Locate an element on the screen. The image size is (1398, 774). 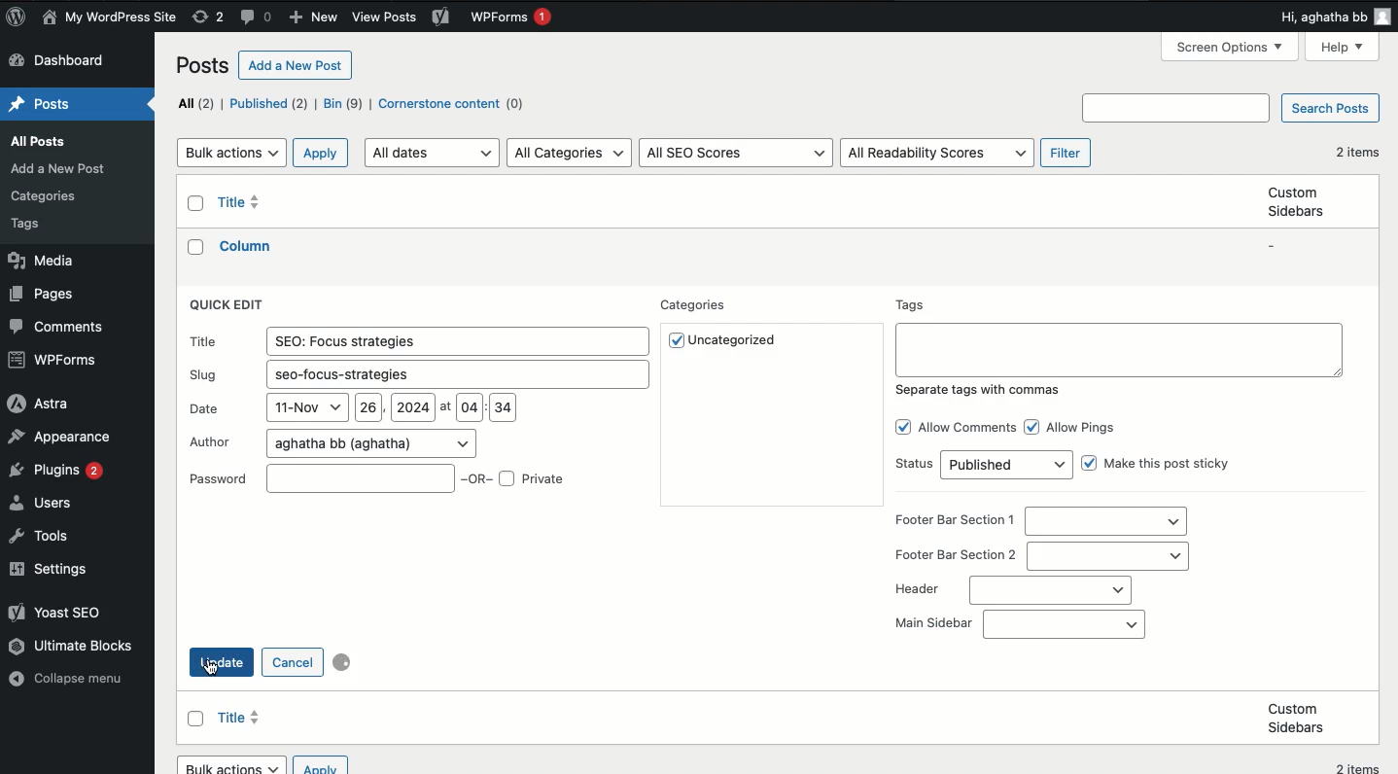
header is located at coordinates (1050, 590).